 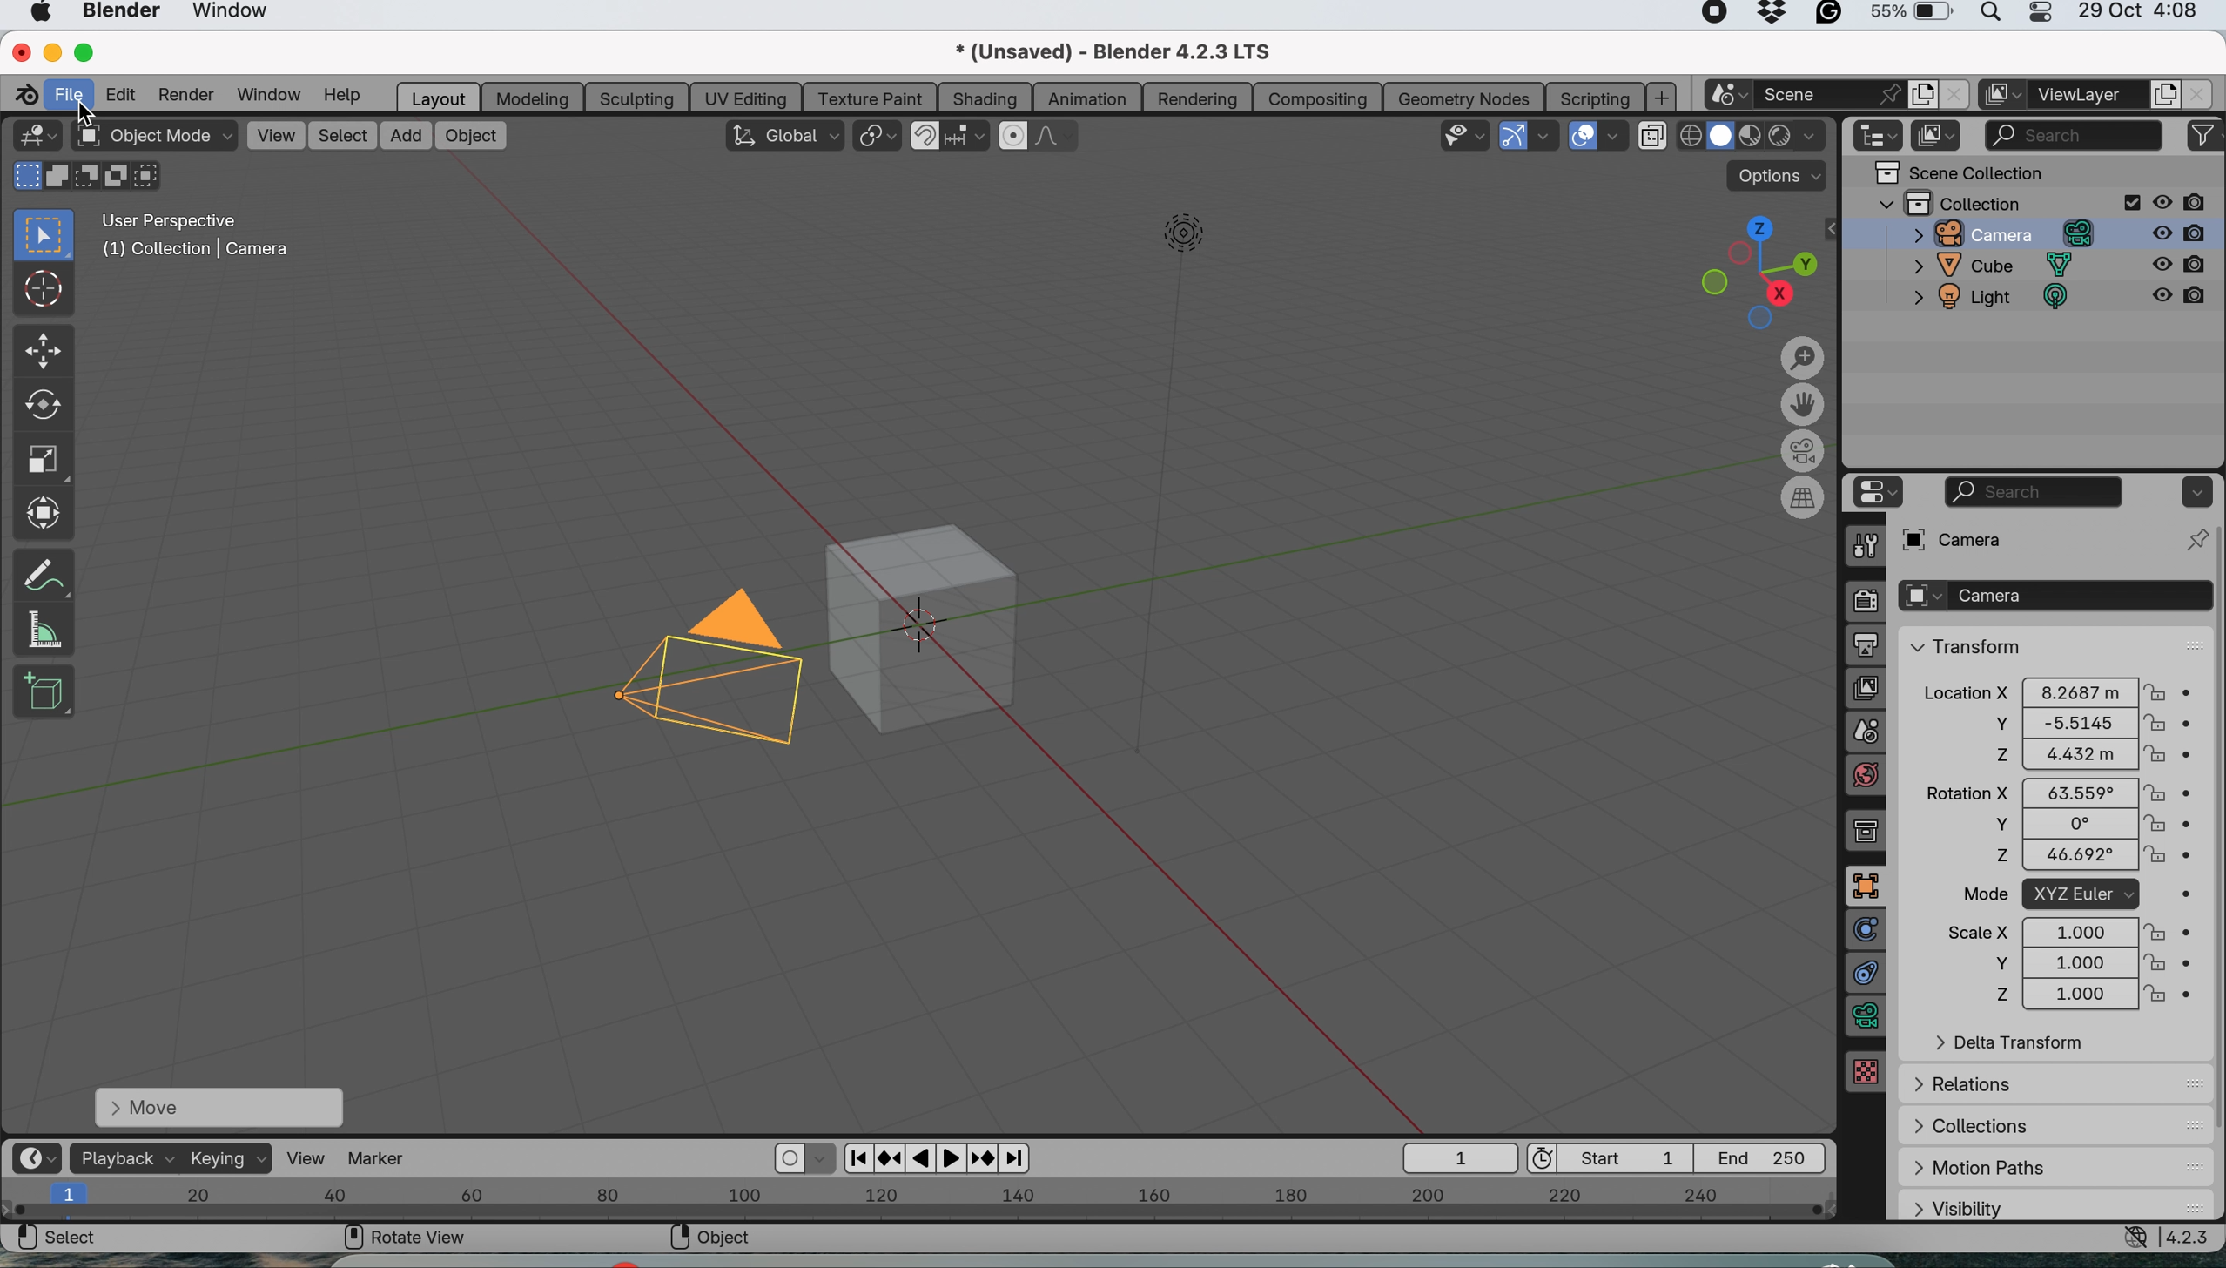 I want to click on close, so click(x=20, y=51).